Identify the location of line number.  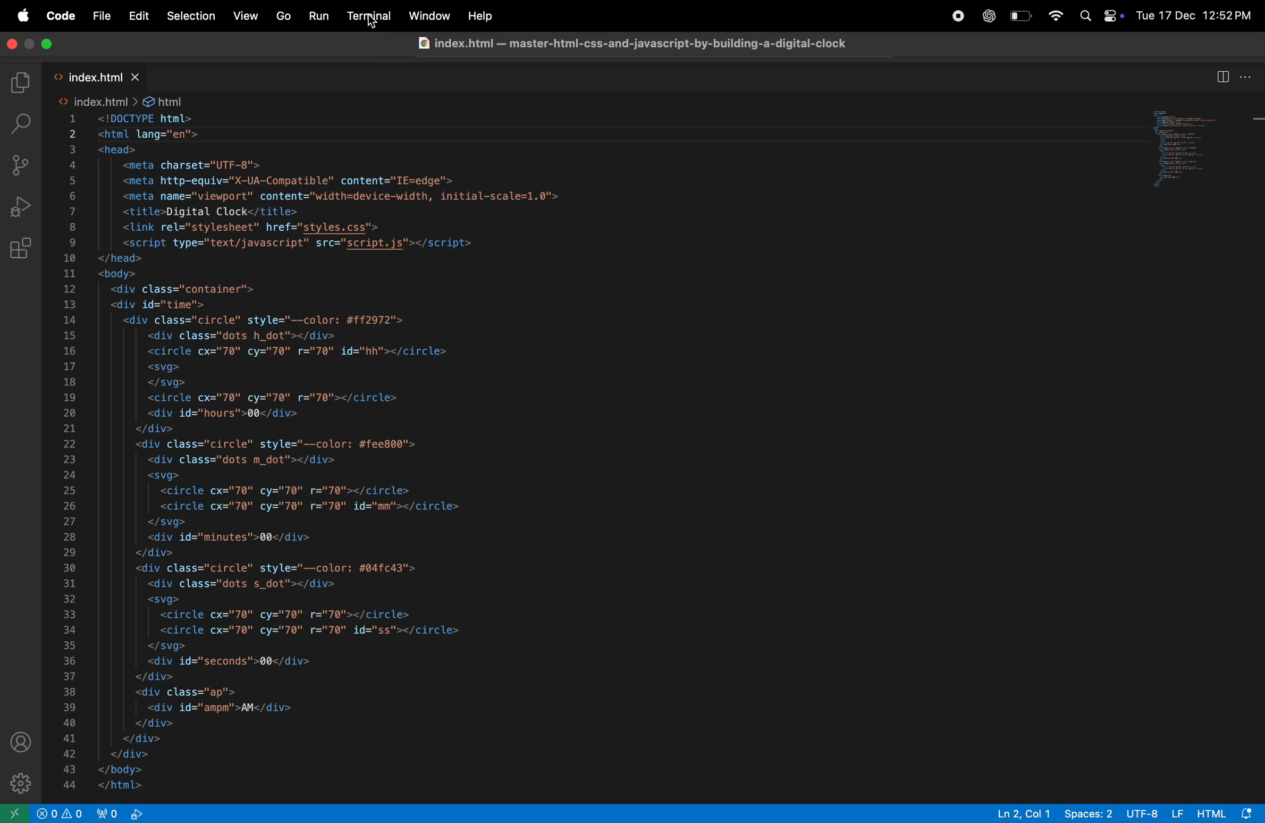
(70, 452).